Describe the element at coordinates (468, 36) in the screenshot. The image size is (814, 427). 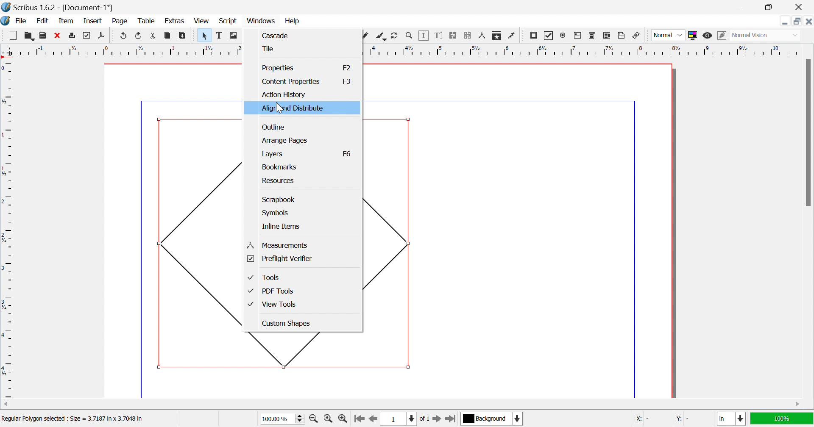
I see `Unlink text frames` at that location.